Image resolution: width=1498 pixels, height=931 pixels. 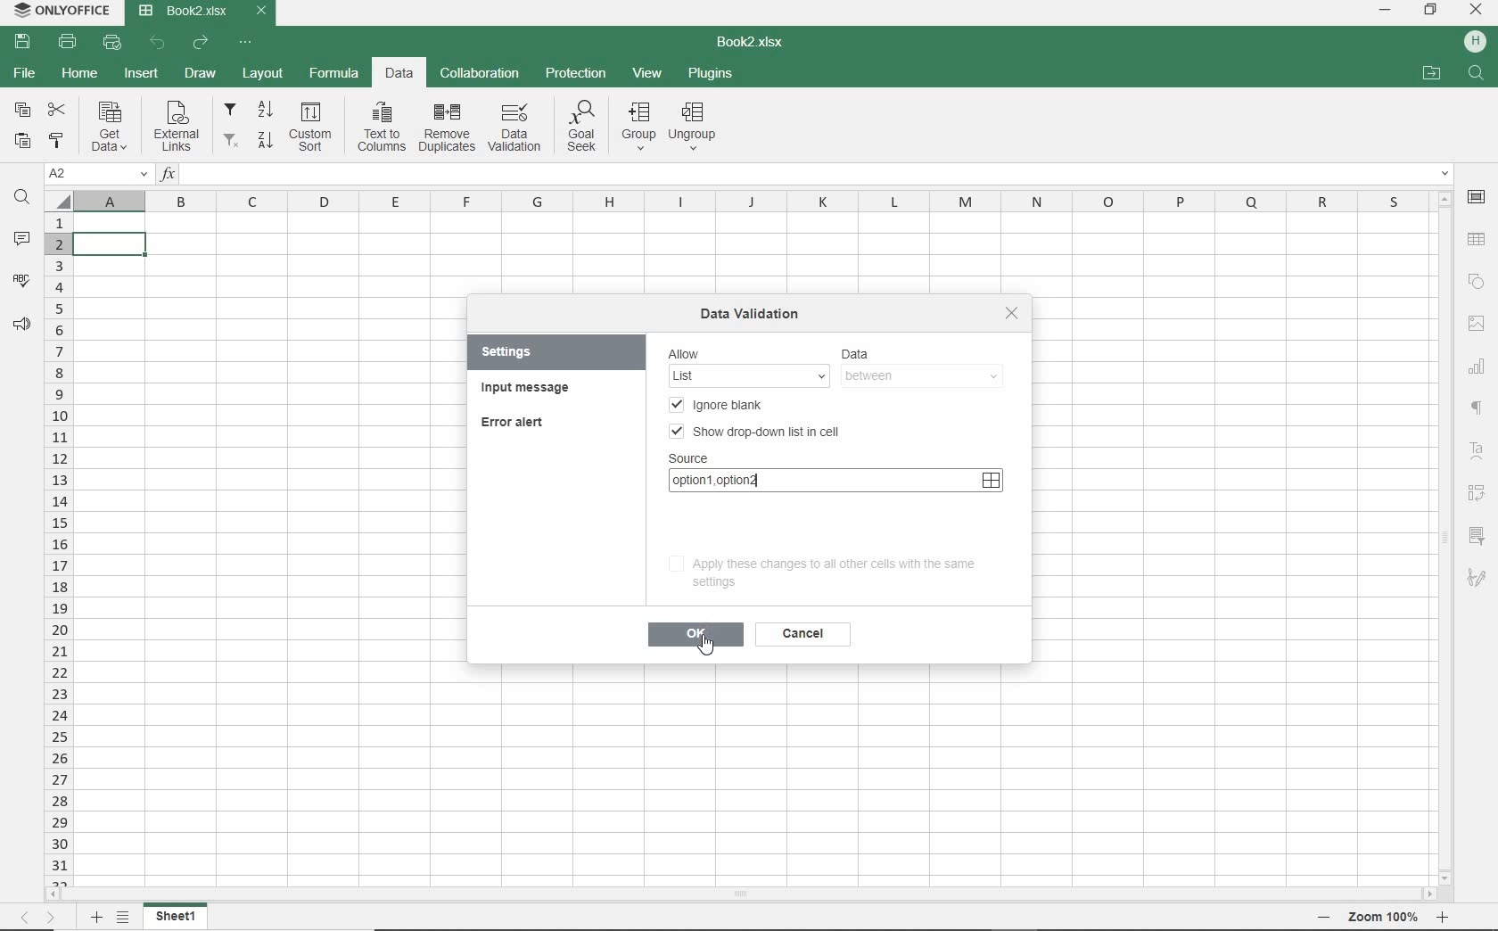 I want to click on TABLE, so click(x=1477, y=239).